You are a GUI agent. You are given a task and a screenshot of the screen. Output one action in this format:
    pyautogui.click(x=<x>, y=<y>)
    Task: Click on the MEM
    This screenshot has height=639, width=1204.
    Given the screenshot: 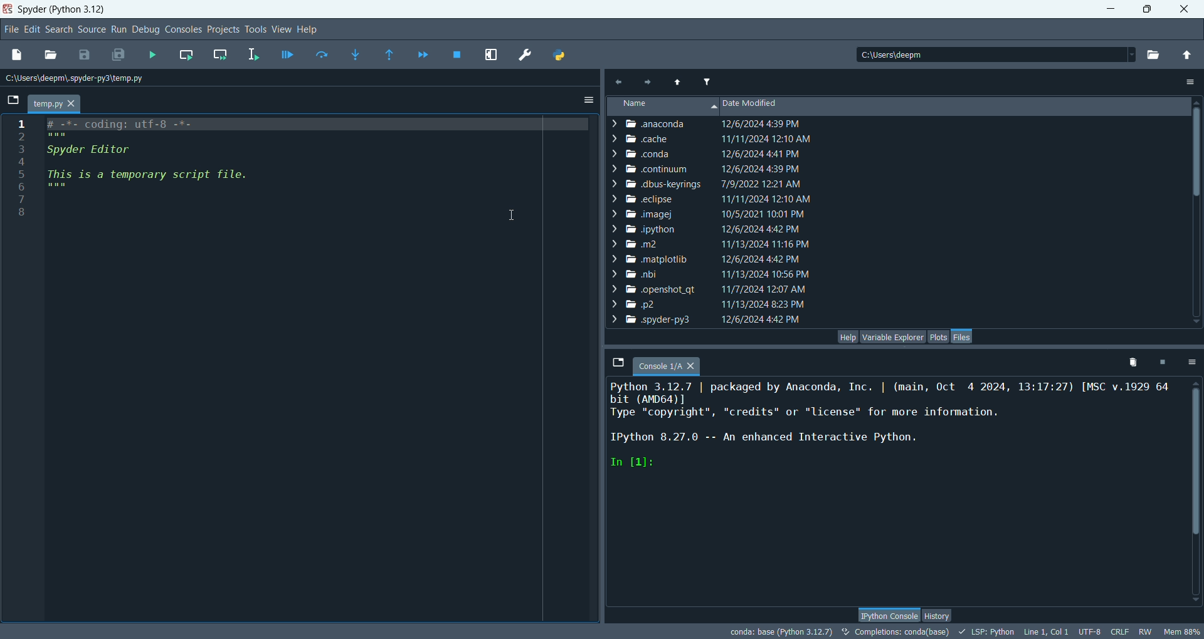 What is the action you would take?
    pyautogui.click(x=1183, y=631)
    